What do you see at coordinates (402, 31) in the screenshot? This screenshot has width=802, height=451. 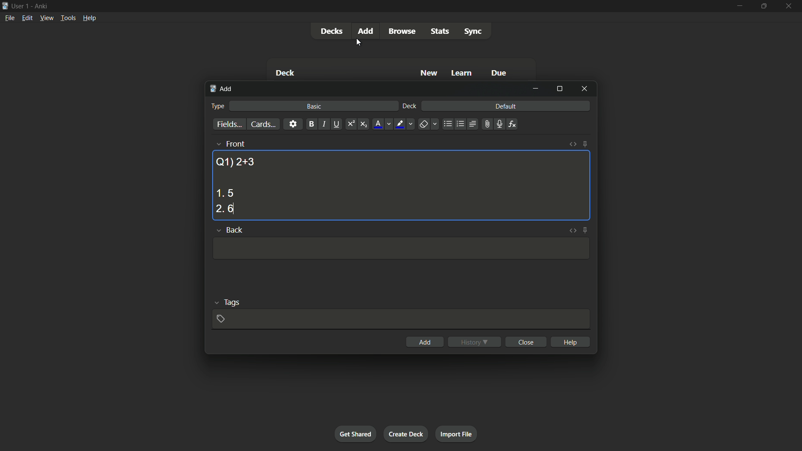 I see `browse` at bounding box center [402, 31].